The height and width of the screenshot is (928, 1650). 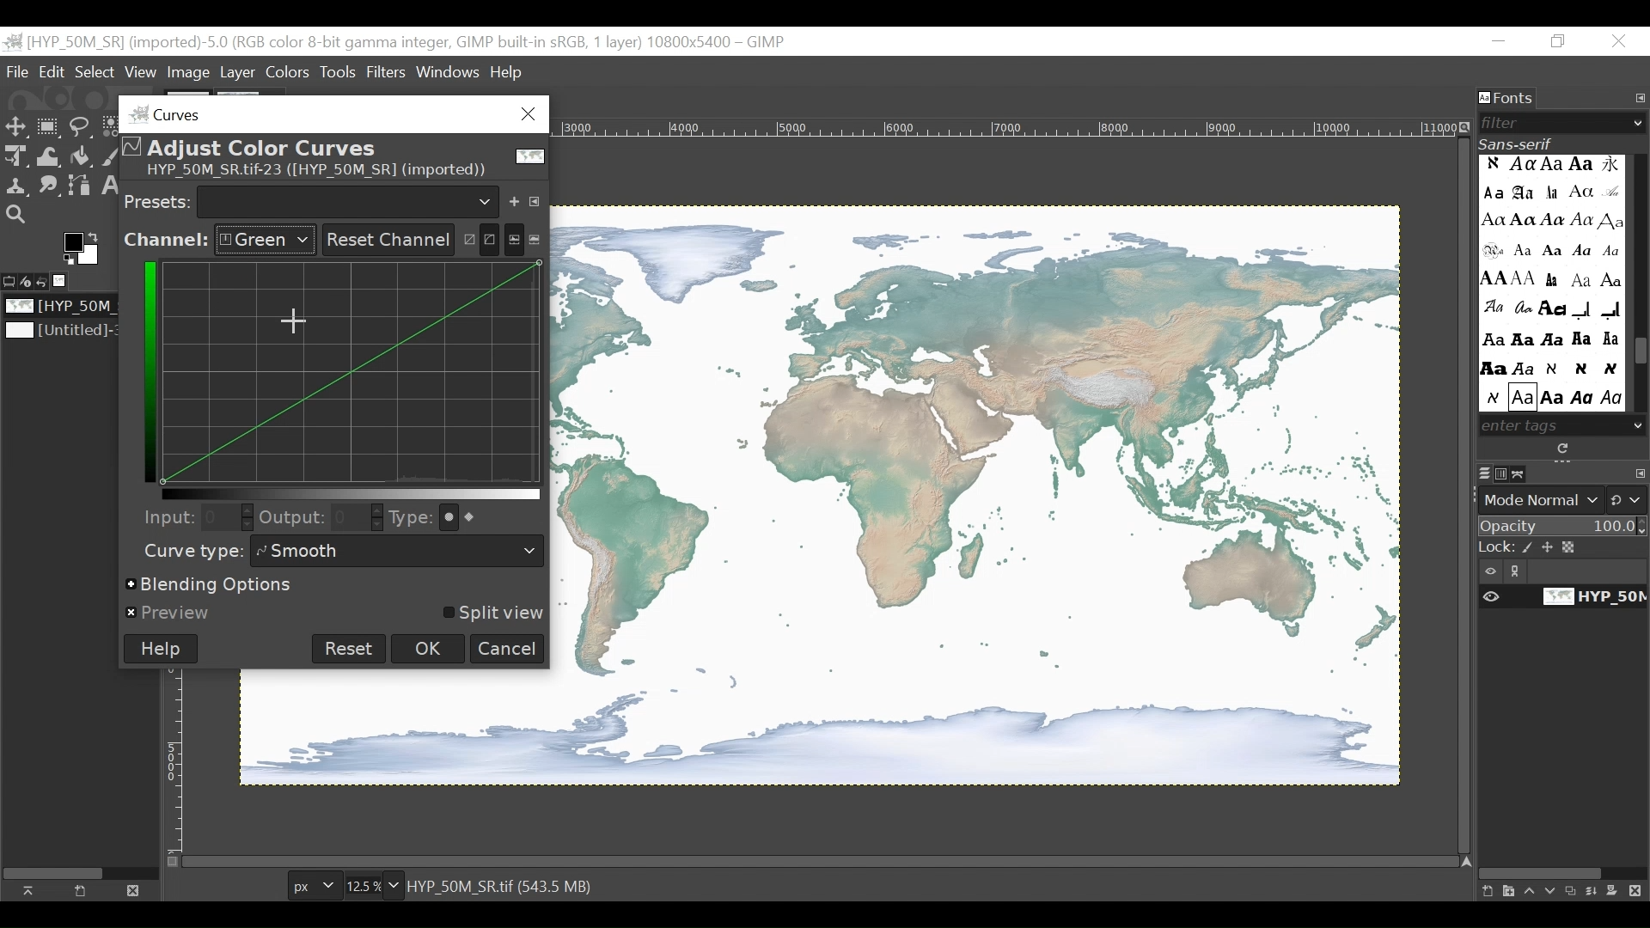 I want to click on Blending Options, so click(x=212, y=586).